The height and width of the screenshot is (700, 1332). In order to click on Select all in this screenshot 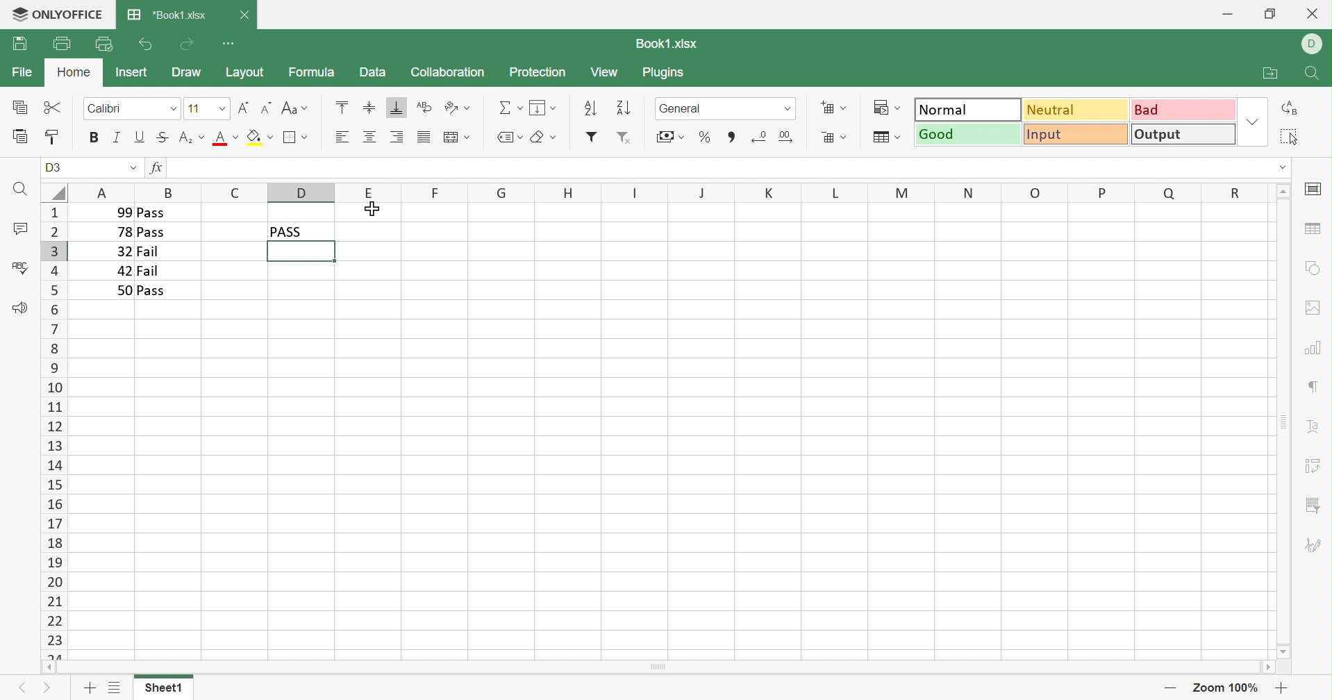, I will do `click(1290, 136)`.